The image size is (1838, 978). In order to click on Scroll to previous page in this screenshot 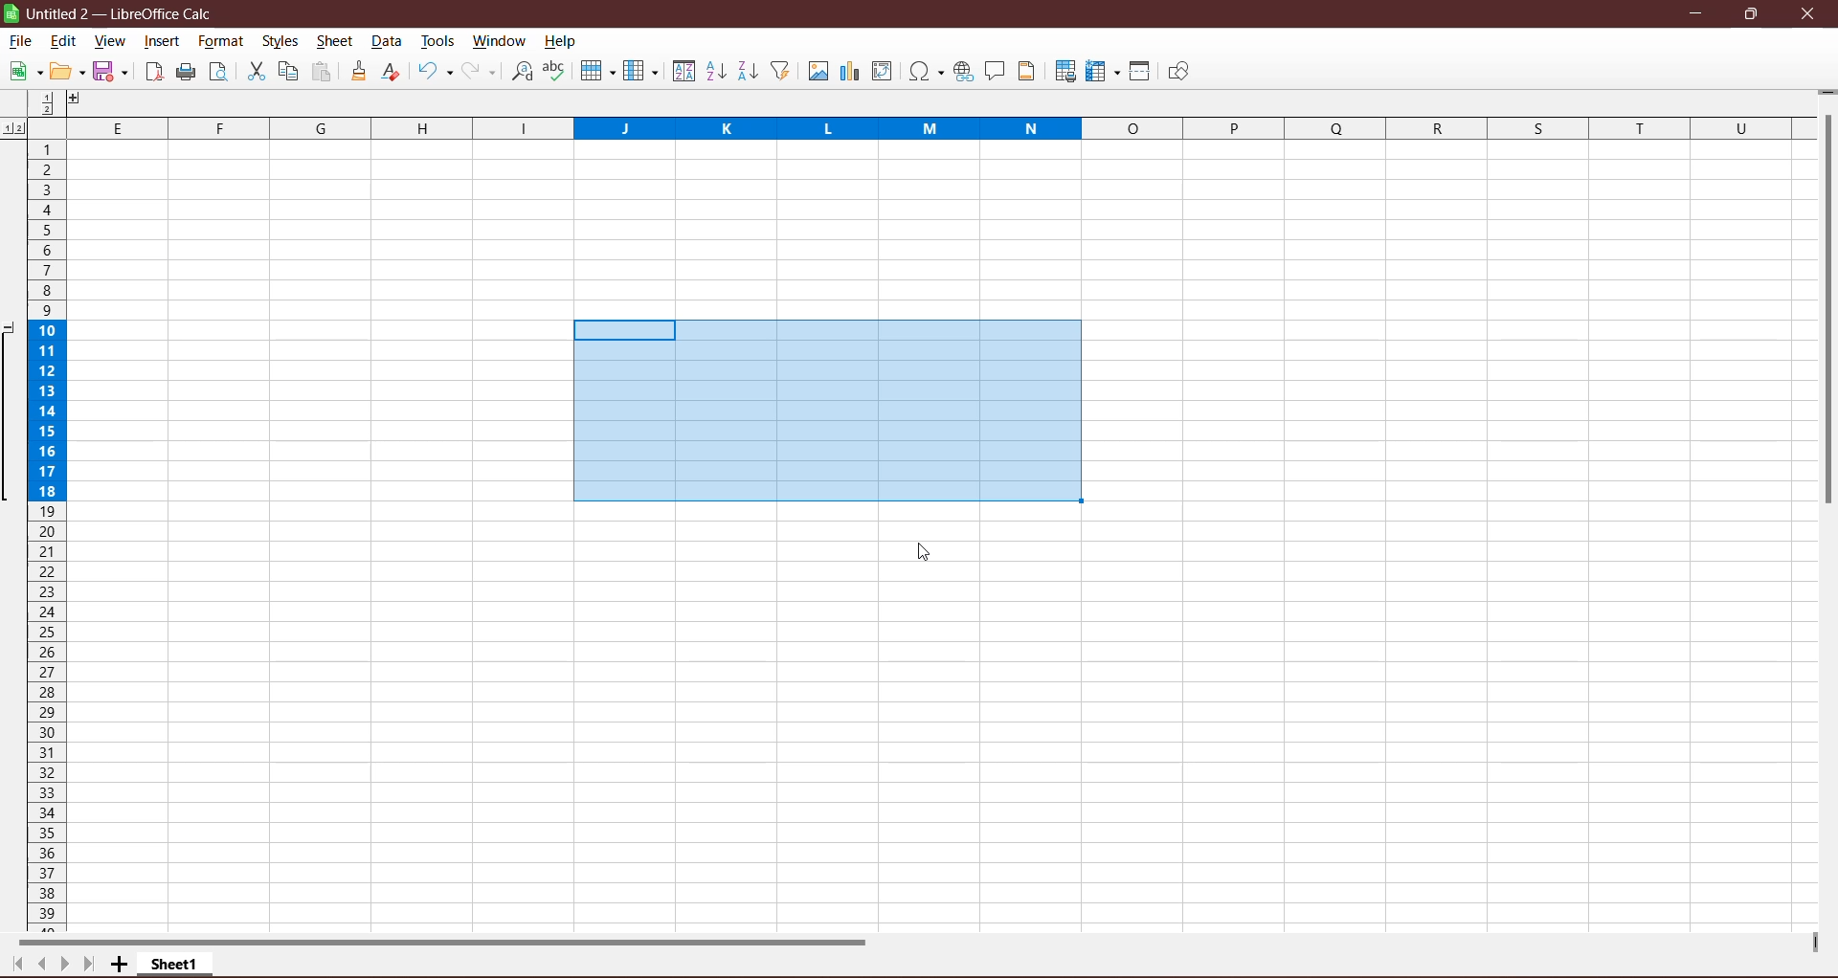, I will do `click(39, 964)`.